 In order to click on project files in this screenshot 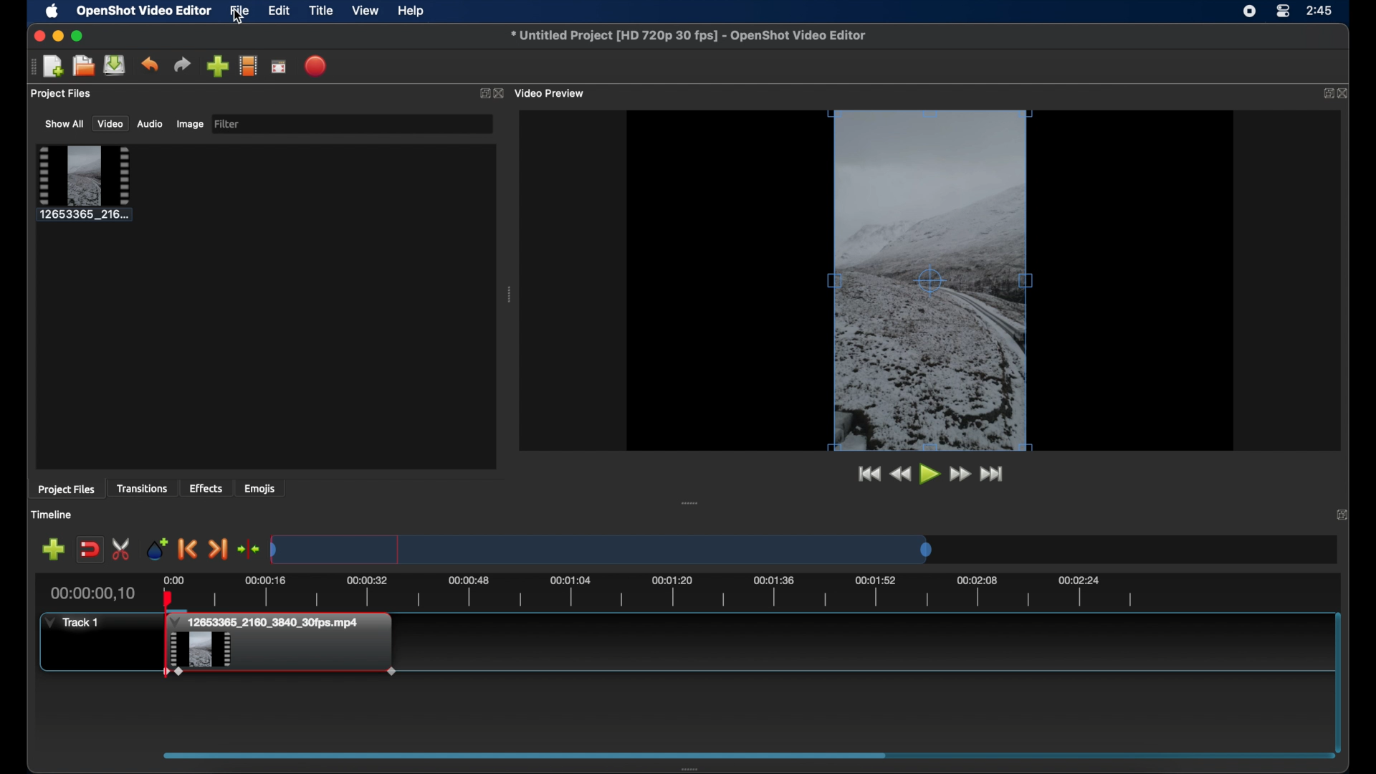, I will do `click(62, 95)`.